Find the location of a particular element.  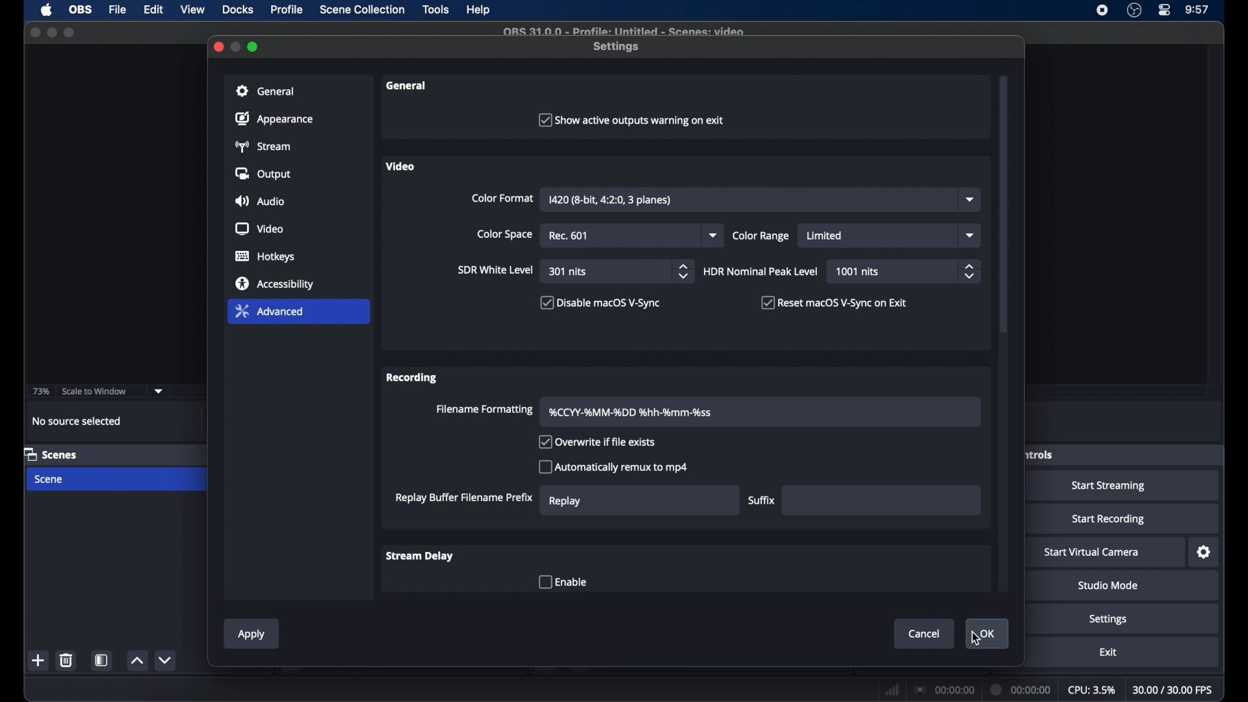

audio is located at coordinates (260, 201).